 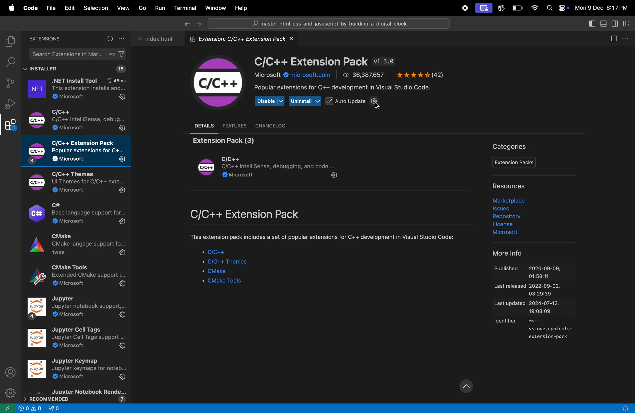 What do you see at coordinates (602, 8) in the screenshot?
I see `date and time` at bounding box center [602, 8].